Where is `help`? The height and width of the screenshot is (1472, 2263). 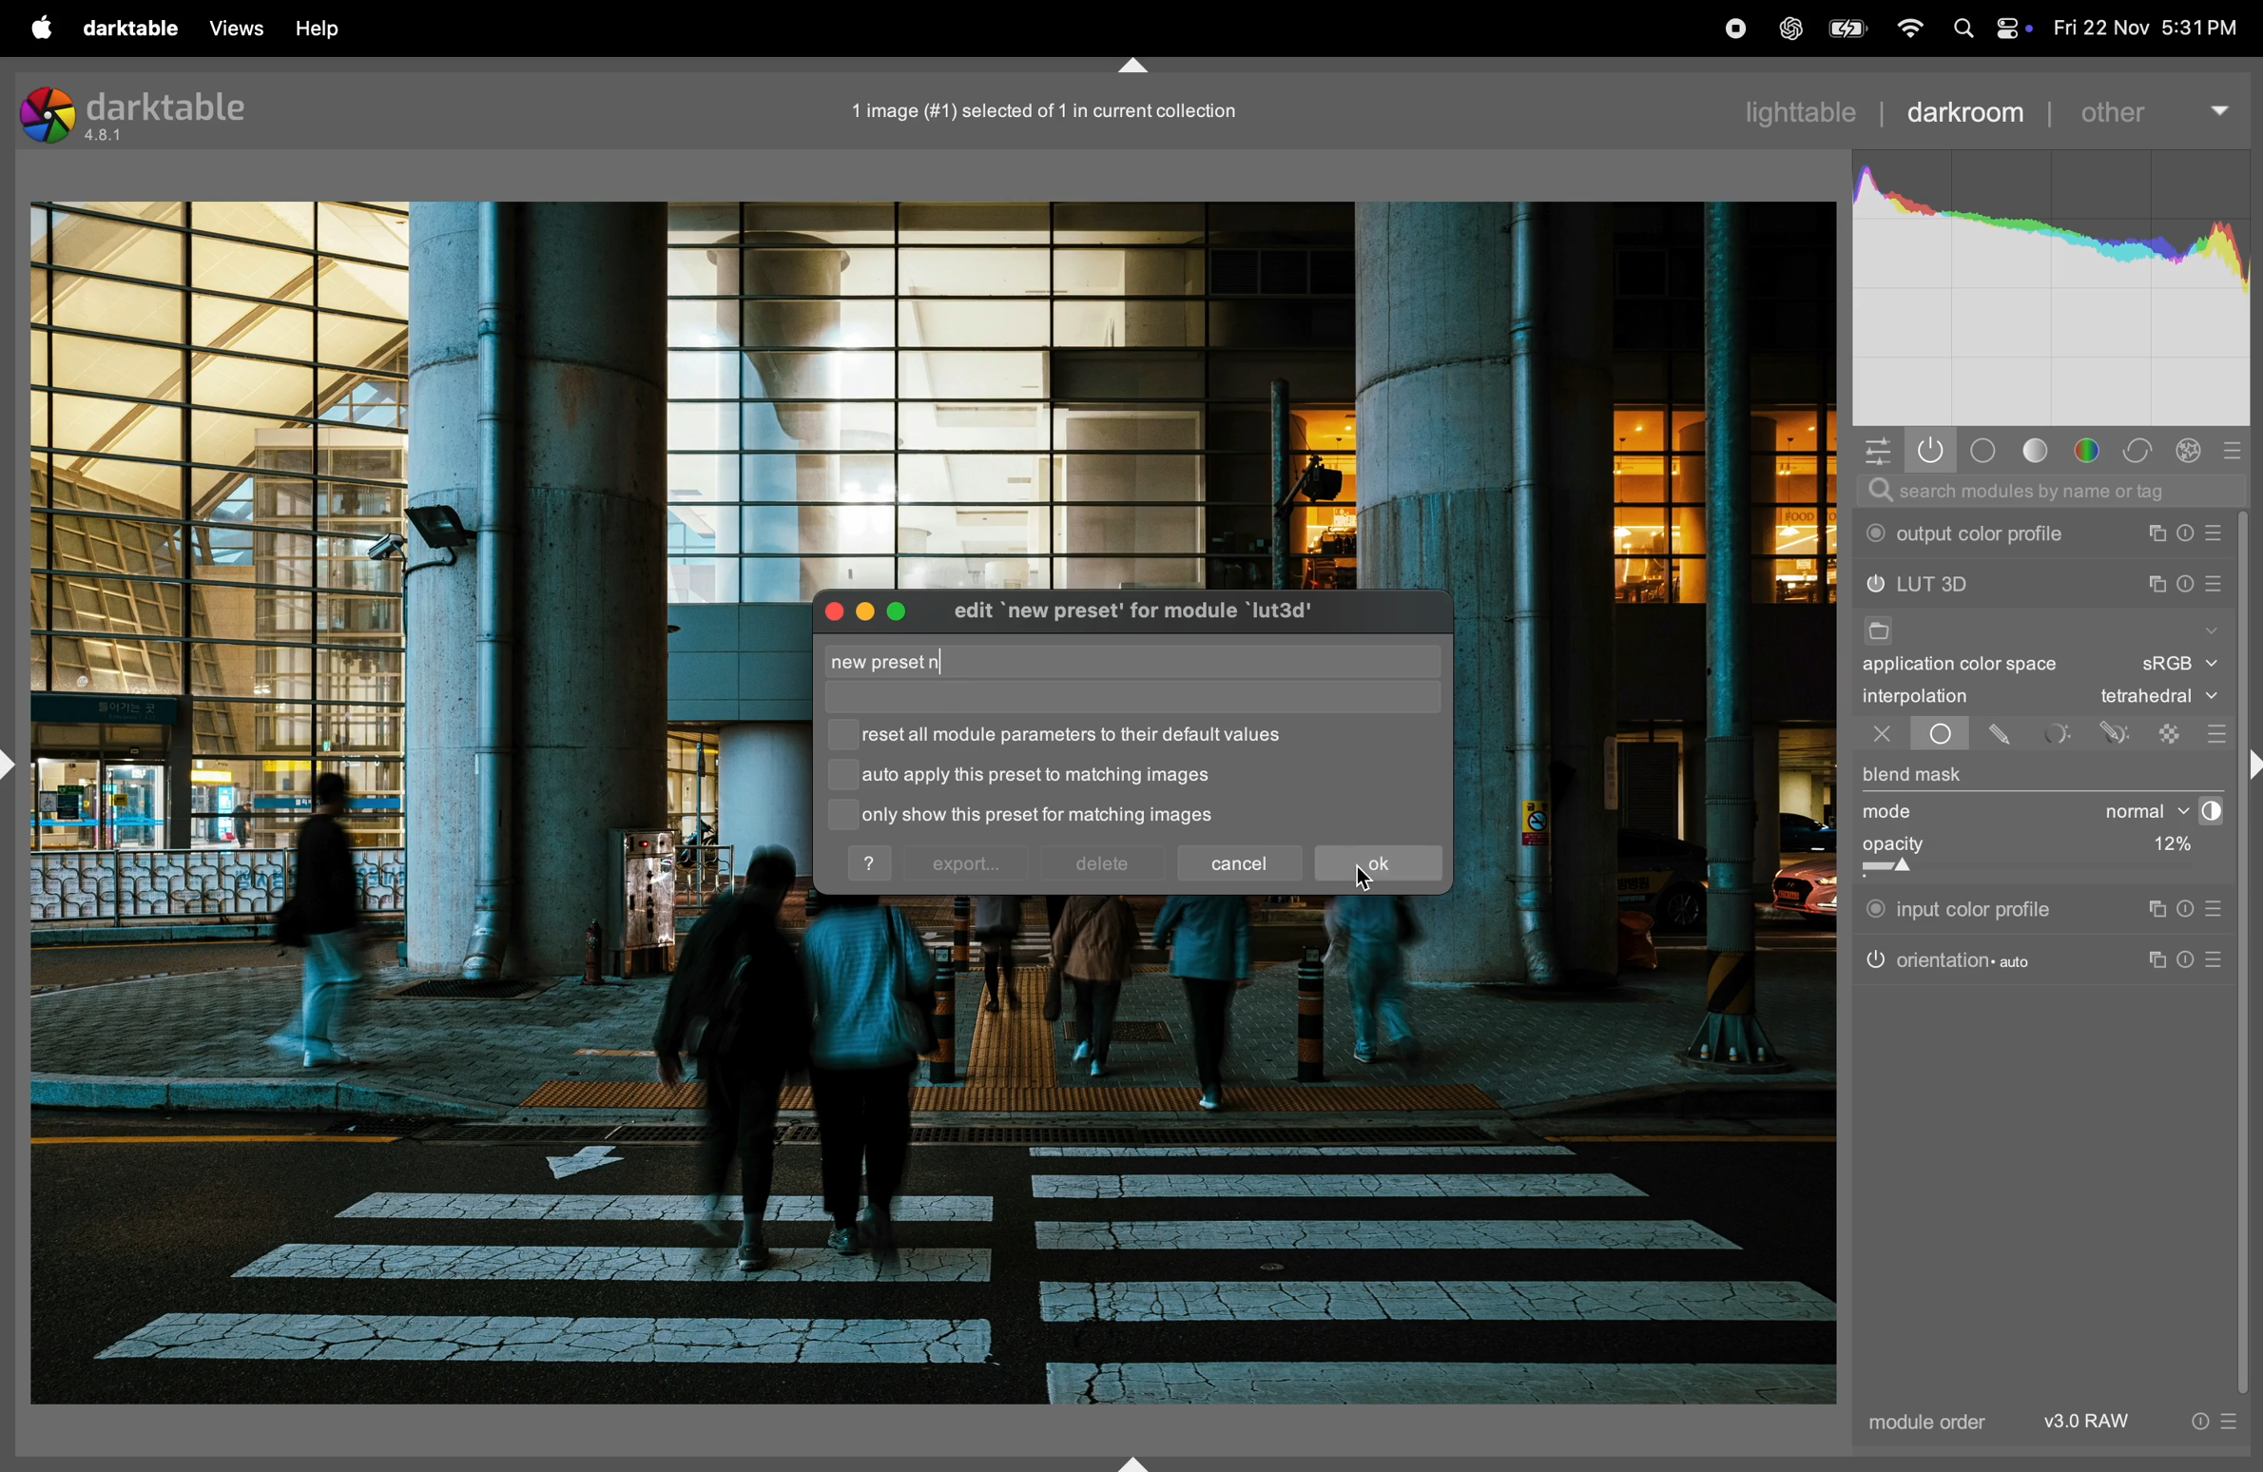
help is located at coordinates (872, 863).